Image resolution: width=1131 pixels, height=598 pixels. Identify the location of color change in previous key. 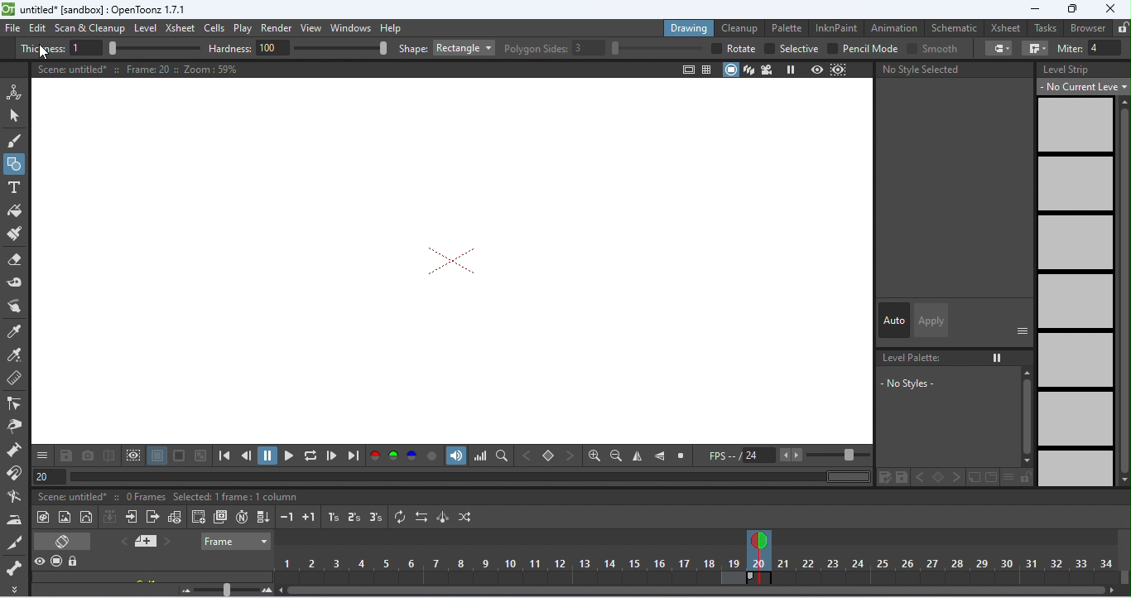
(919, 477).